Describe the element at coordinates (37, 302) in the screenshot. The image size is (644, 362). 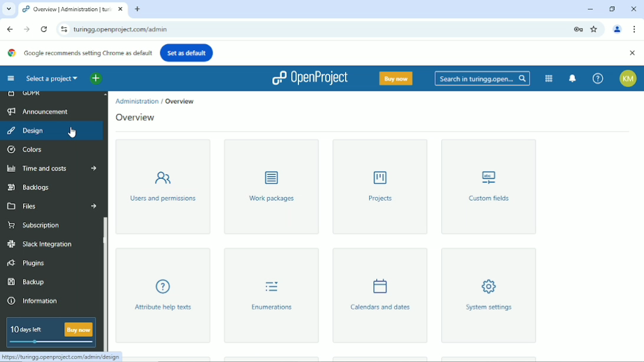
I see `Information` at that location.